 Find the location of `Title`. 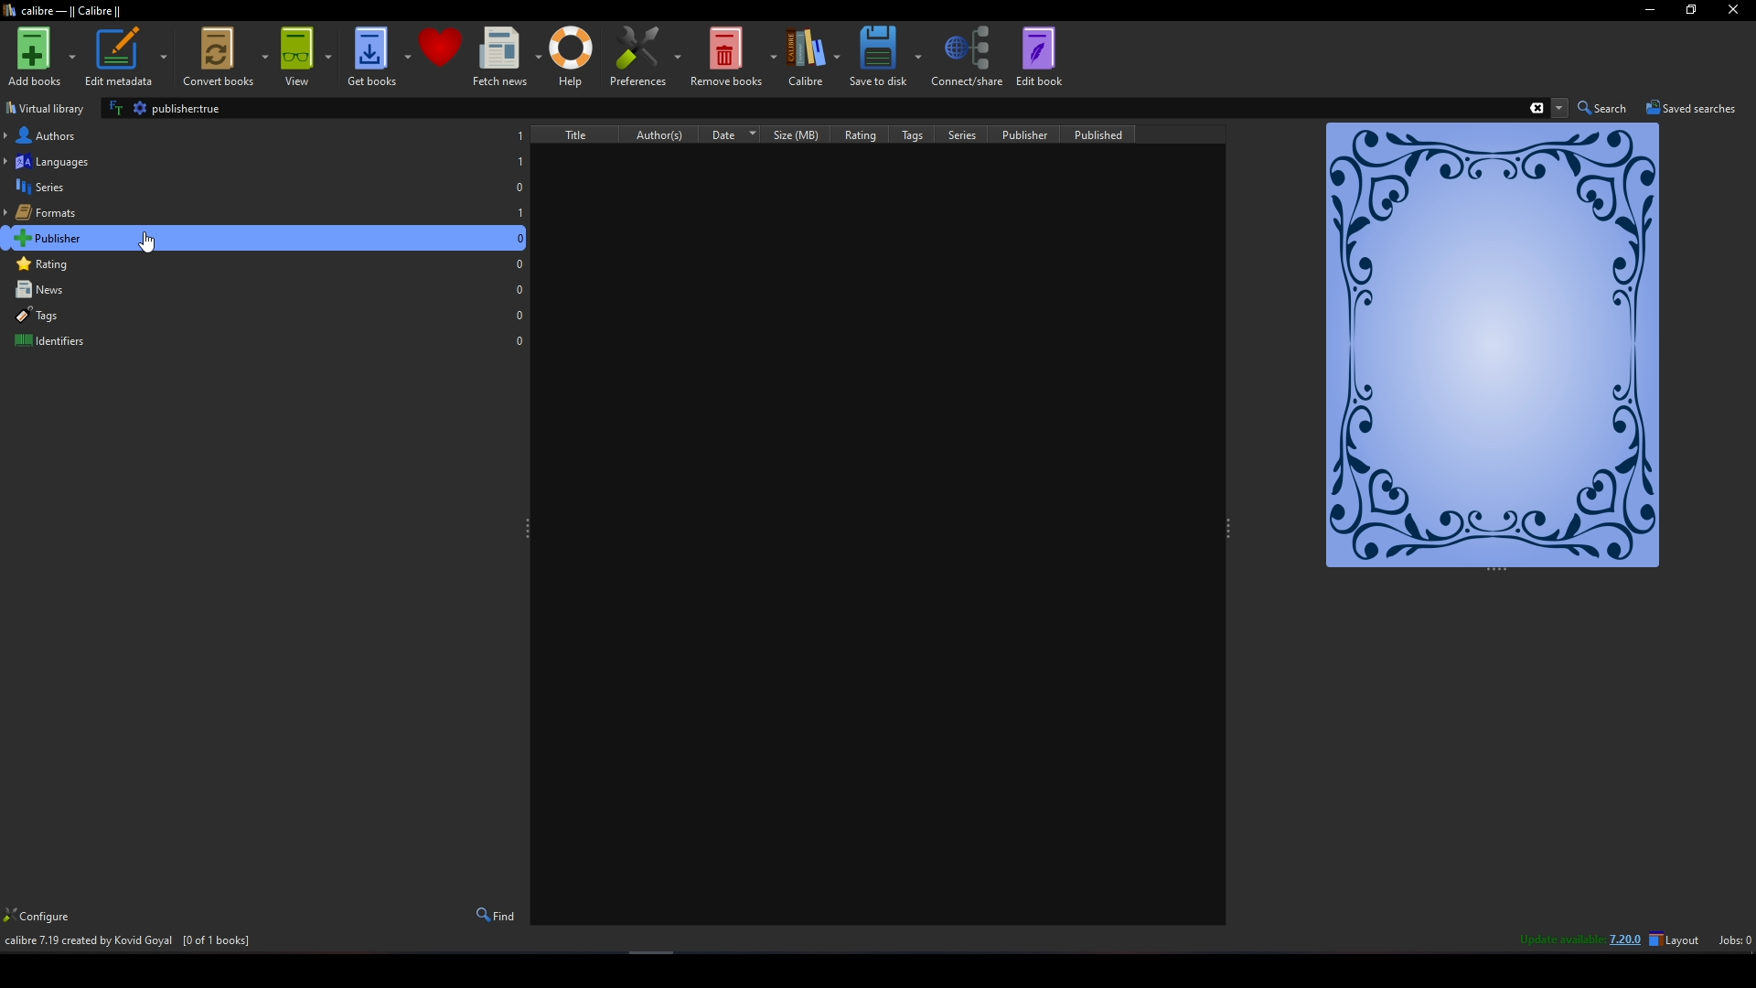

Title is located at coordinates (585, 134).